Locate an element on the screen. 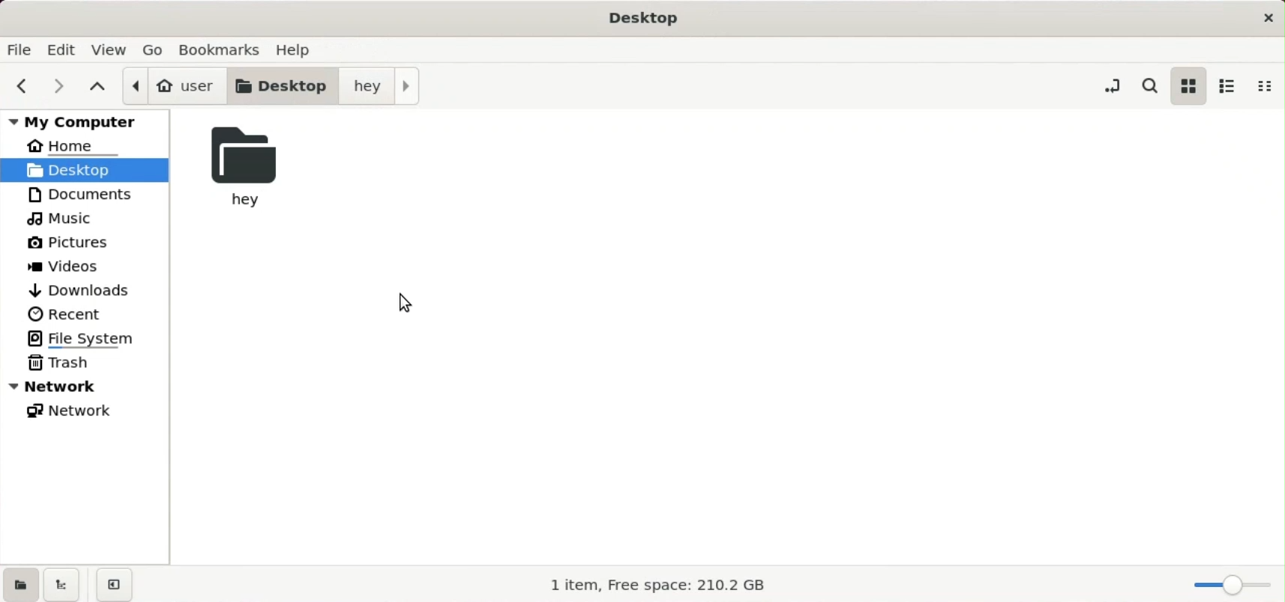 This screenshot has width=1285, height=602. close is located at coordinates (1267, 19).